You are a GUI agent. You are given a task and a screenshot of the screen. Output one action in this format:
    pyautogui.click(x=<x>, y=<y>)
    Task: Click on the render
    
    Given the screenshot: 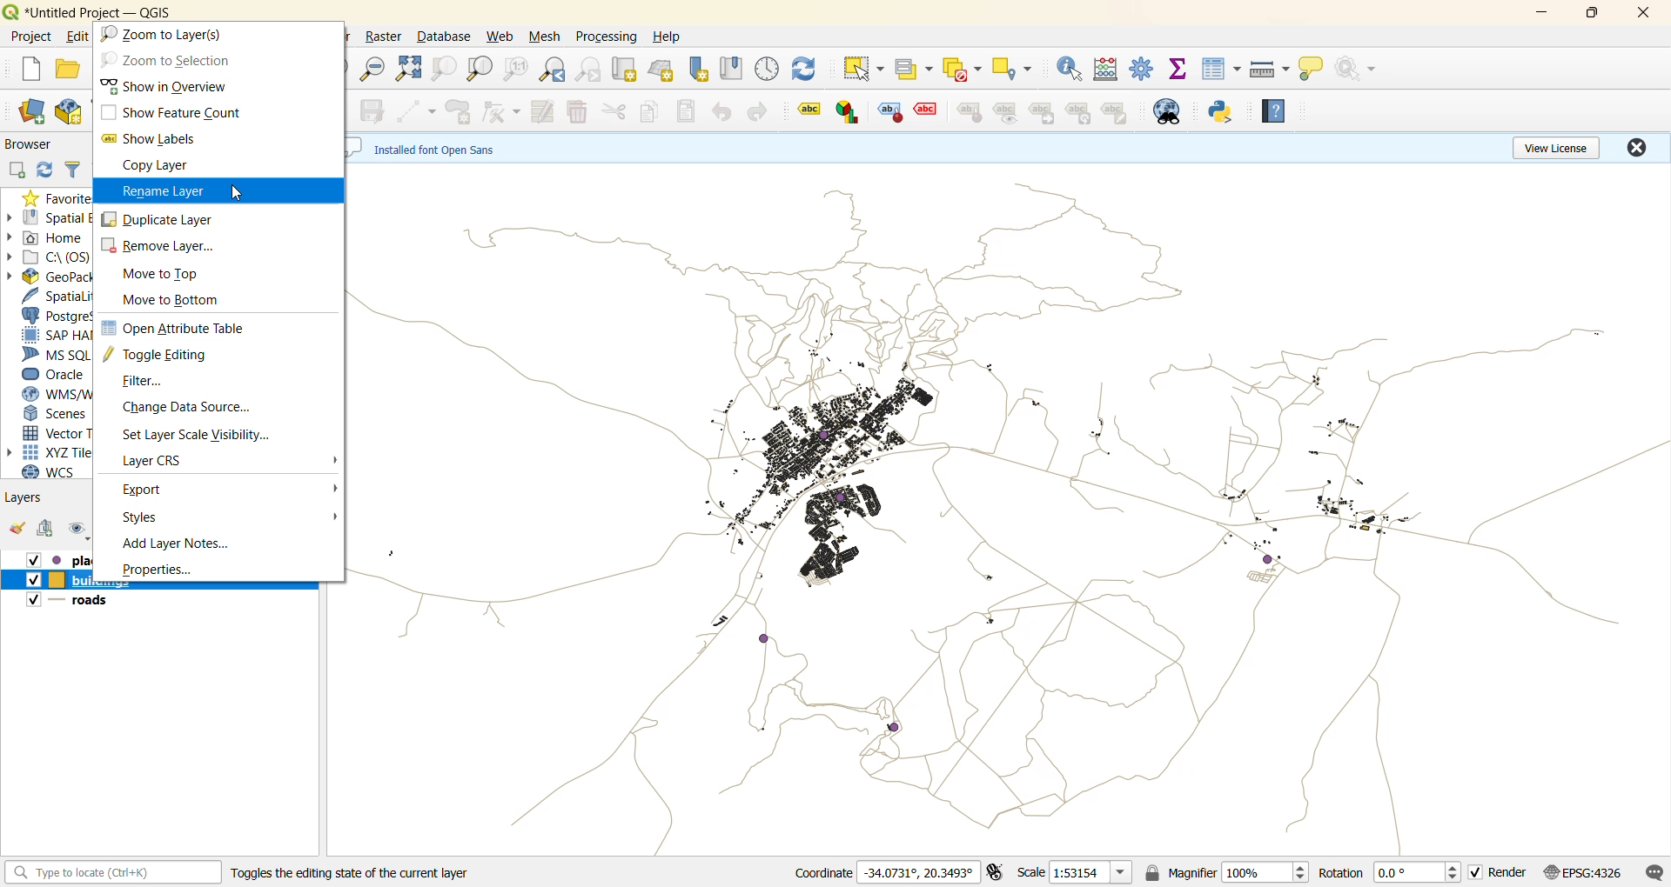 What is the action you would take?
    pyautogui.click(x=1503, y=875)
    